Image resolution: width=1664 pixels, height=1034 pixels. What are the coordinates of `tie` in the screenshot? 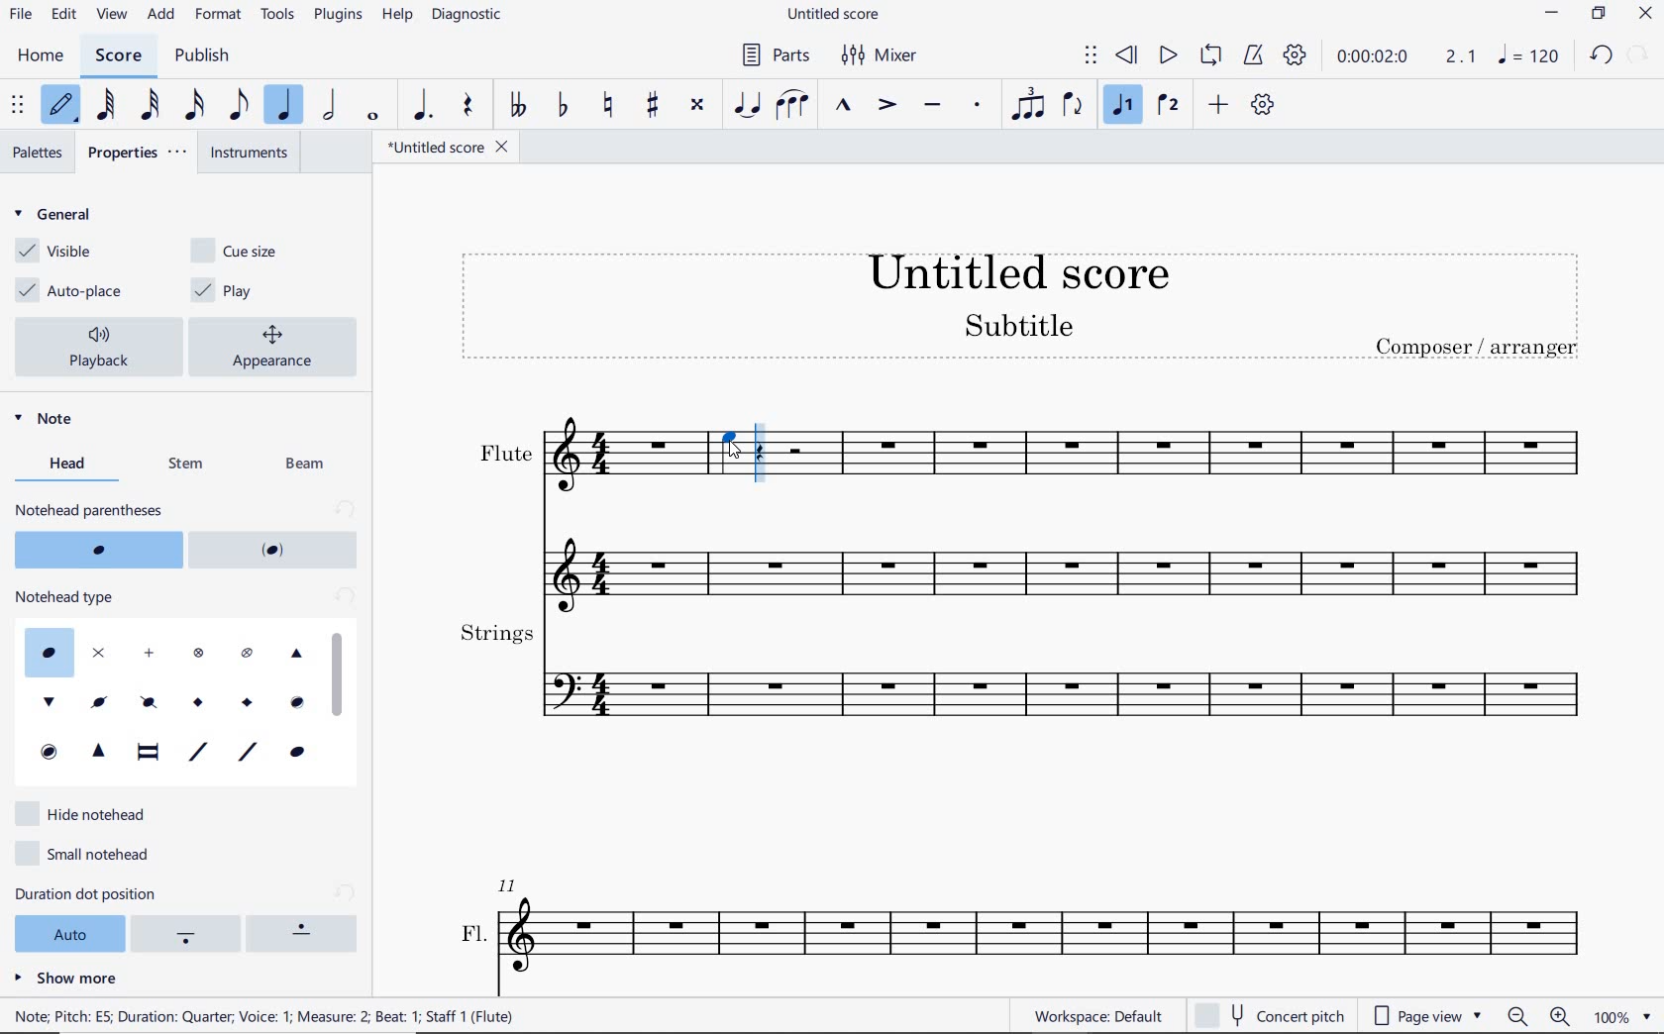 It's located at (747, 104).